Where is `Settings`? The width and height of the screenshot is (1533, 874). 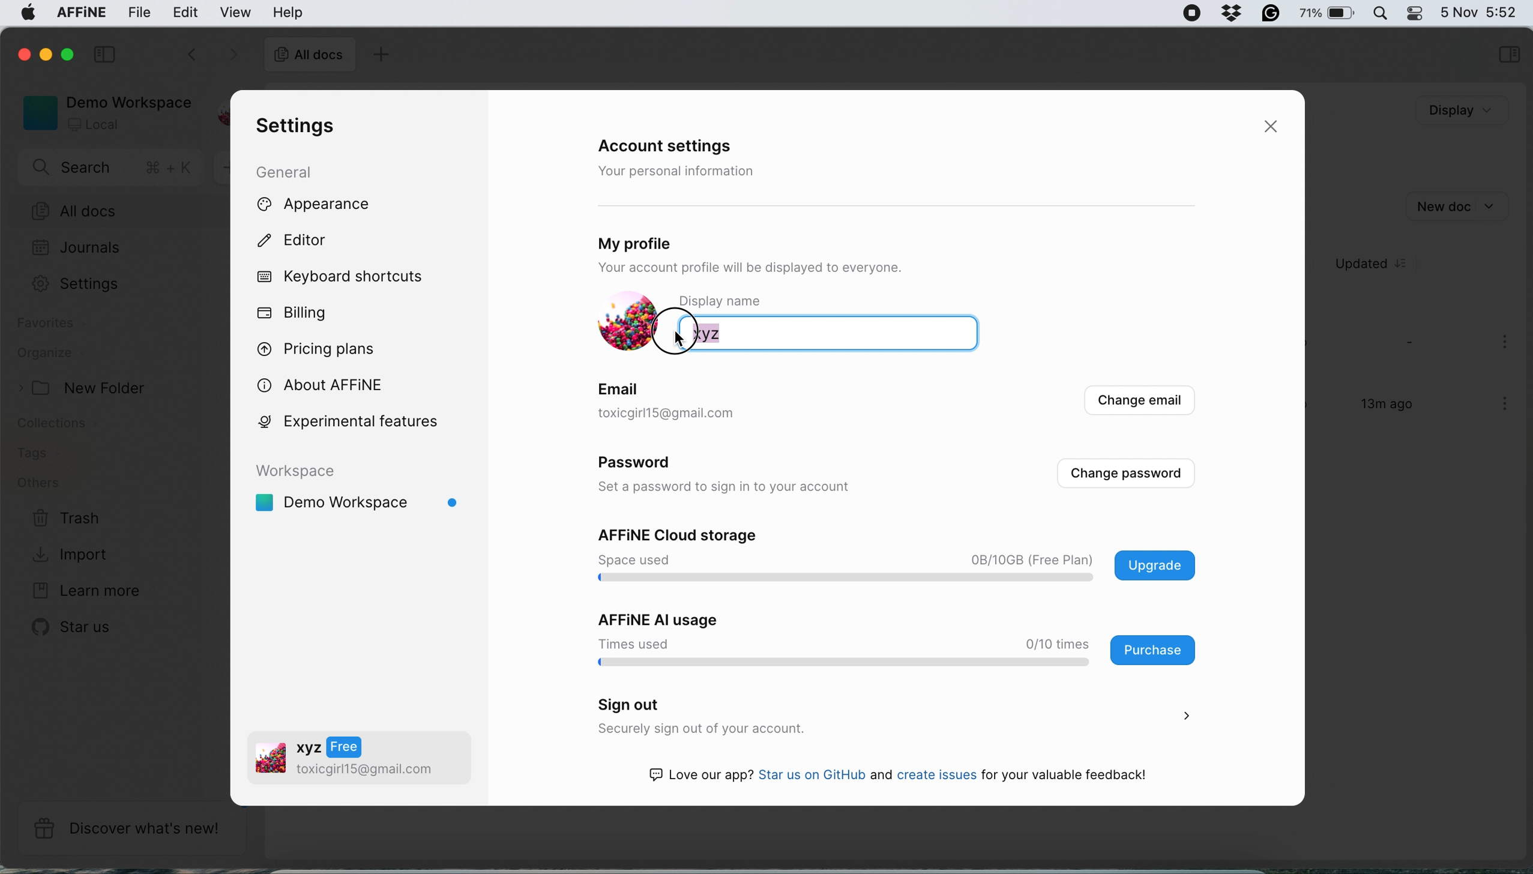 Settings is located at coordinates (89, 283).